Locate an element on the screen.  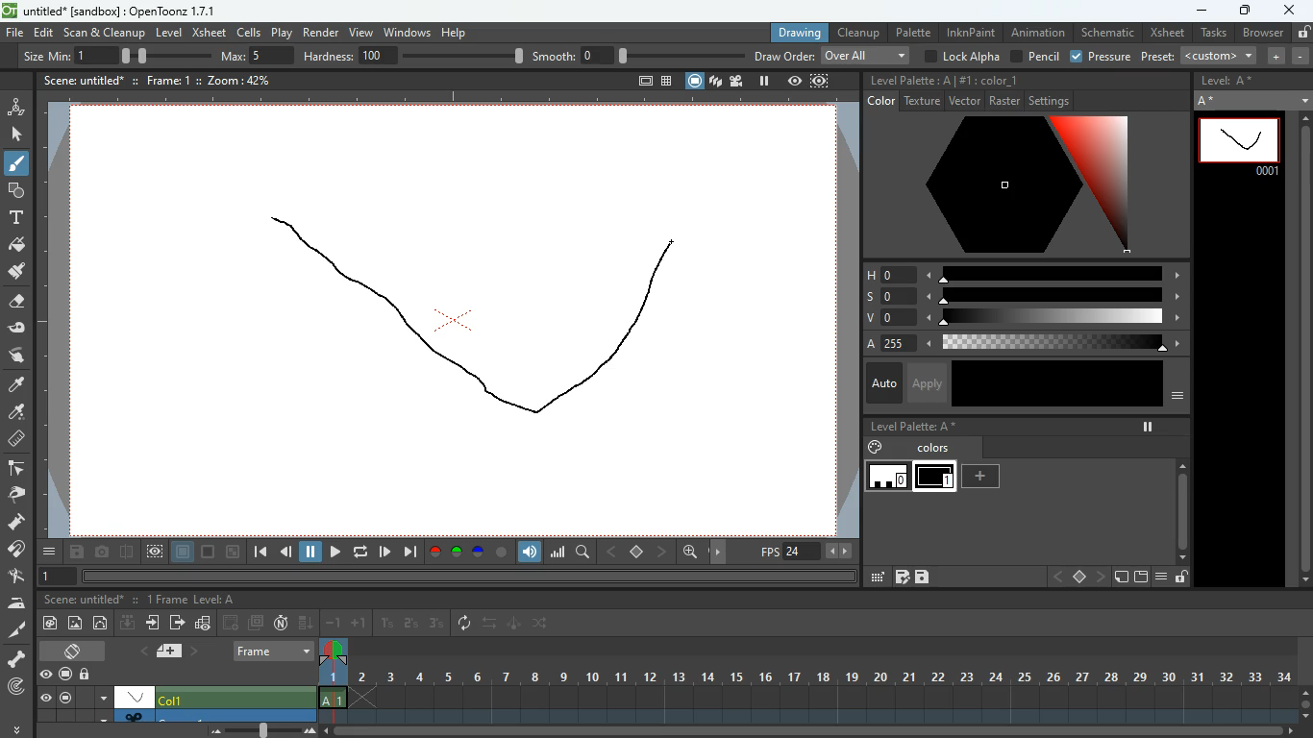
opentoonz is located at coordinates (113, 12).